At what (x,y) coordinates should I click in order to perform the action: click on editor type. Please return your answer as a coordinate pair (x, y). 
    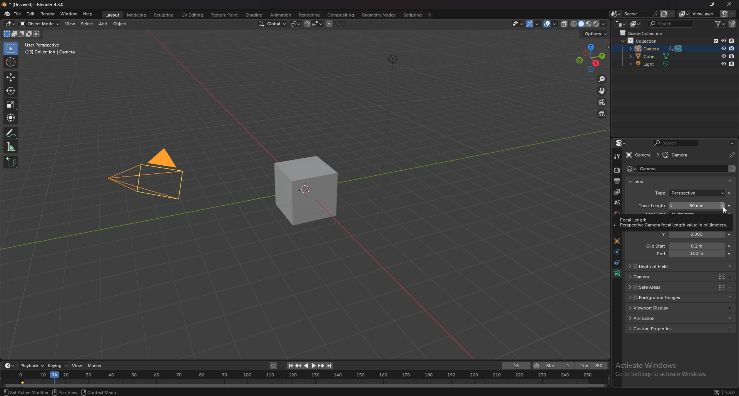
    Looking at the image, I should click on (10, 365).